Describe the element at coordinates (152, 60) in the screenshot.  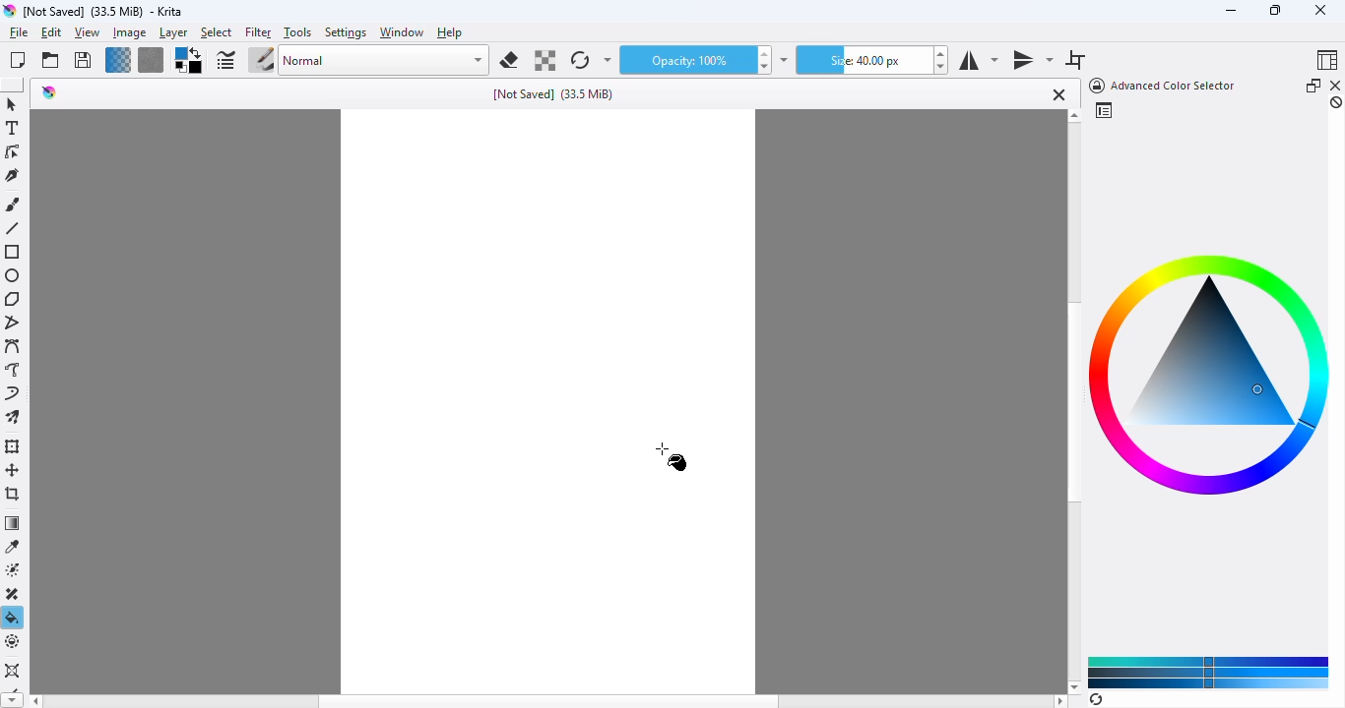
I see `fill patterns` at that location.